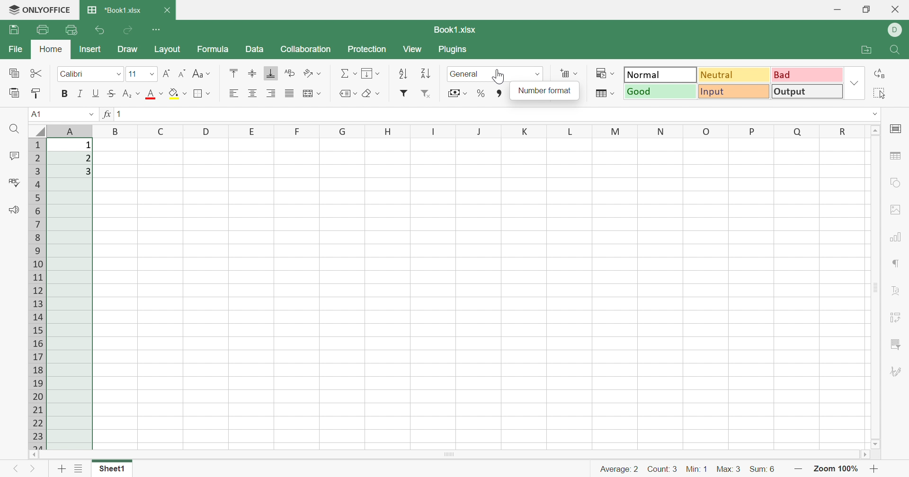  Describe the element at coordinates (89, 172) in the screenshot. I see `3` at that location.